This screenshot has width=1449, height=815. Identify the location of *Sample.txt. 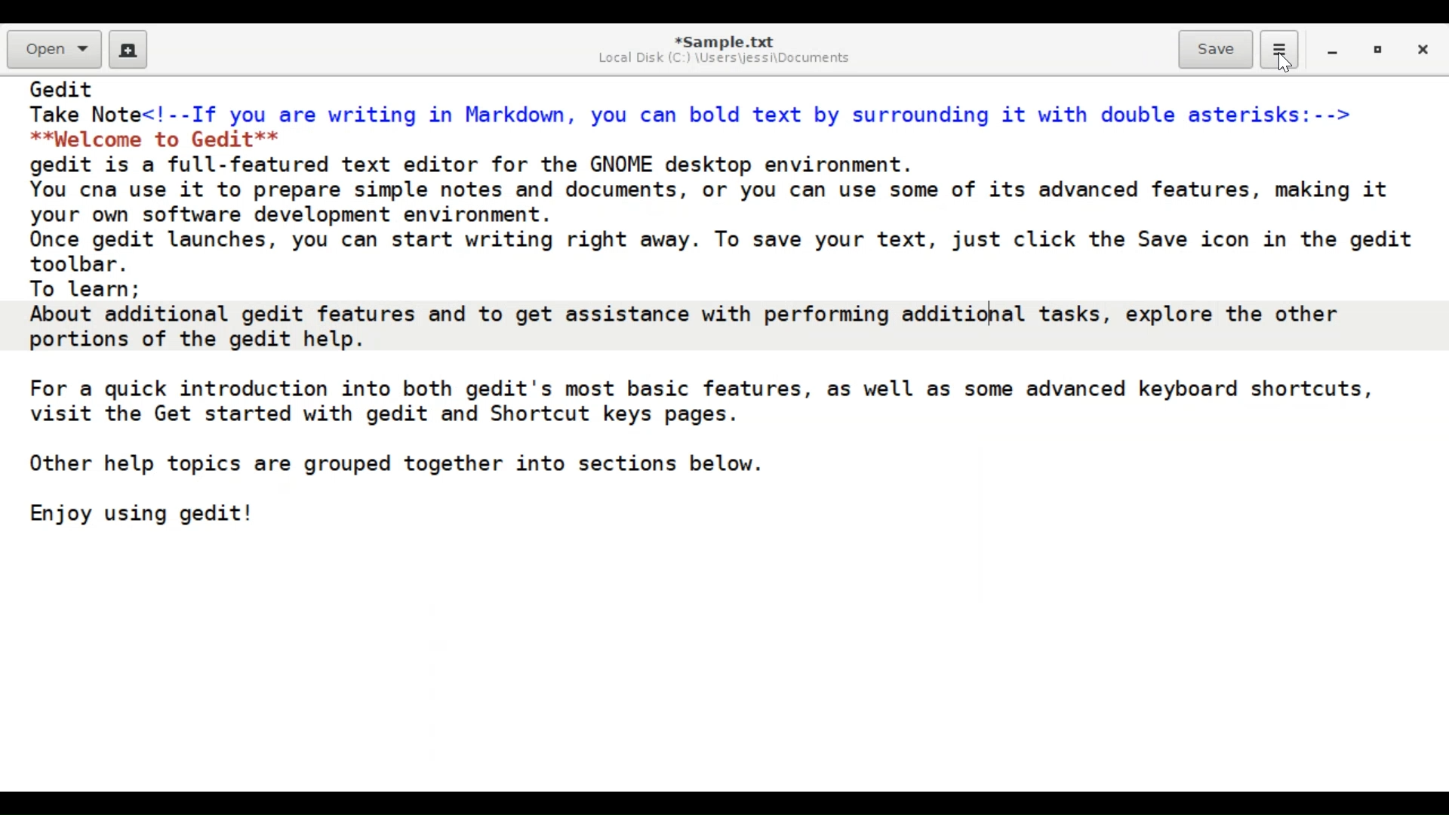
(724, 38).